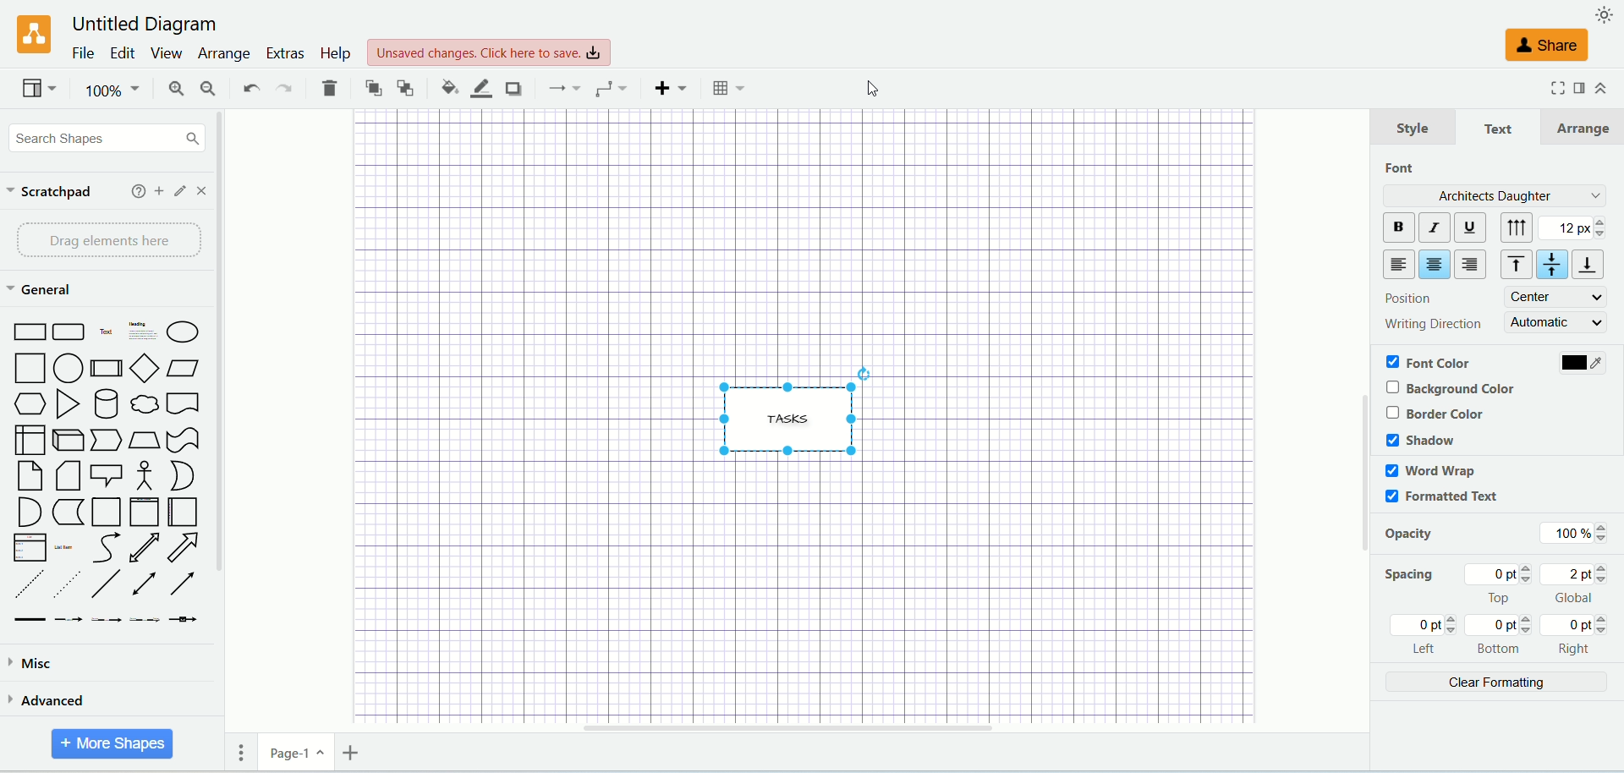  Describe the element at coordinates (29, 476) in the screenshot. I see `Note` at that location.